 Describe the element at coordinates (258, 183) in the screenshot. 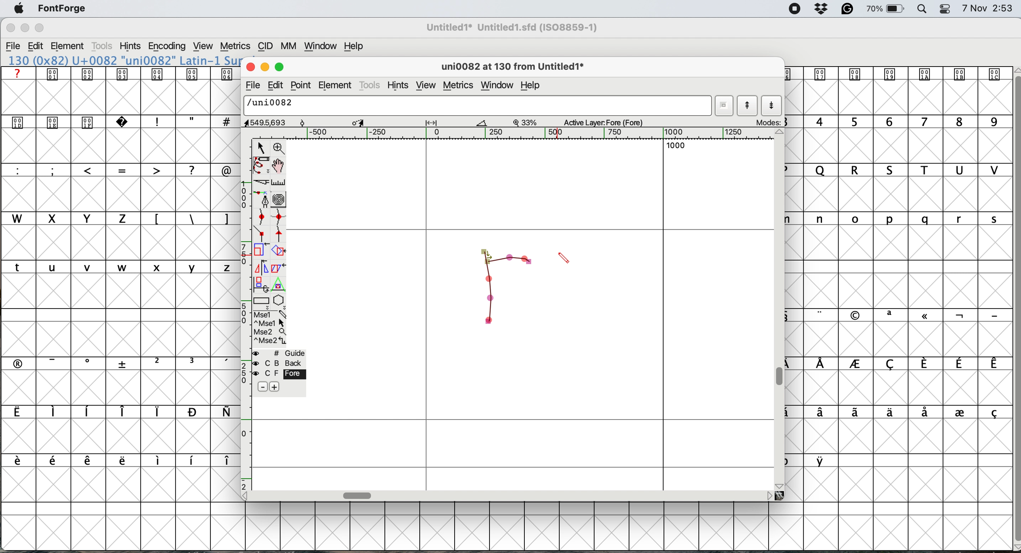

I see `cut splines in two` at that location.